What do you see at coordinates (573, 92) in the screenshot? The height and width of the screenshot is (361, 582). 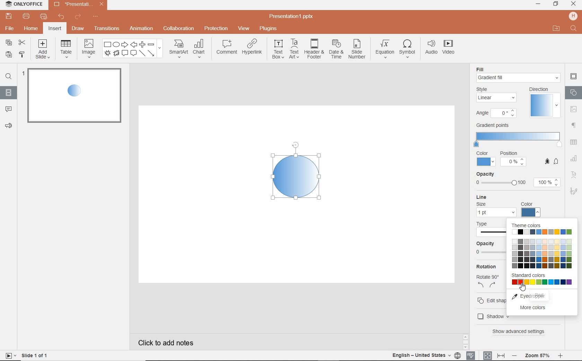 I see `shapes` at bounding box center [573, 92].